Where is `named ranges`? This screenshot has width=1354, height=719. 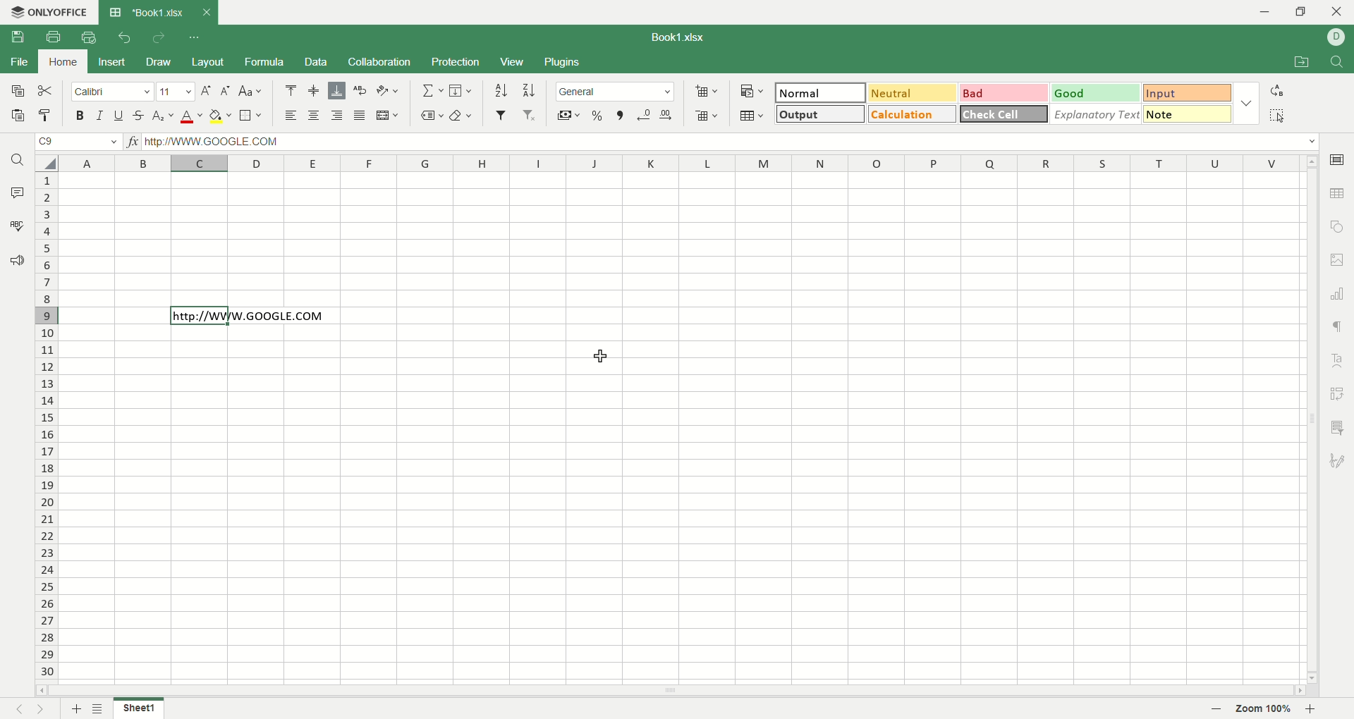 named ranges is located at coordinates (432, 117).